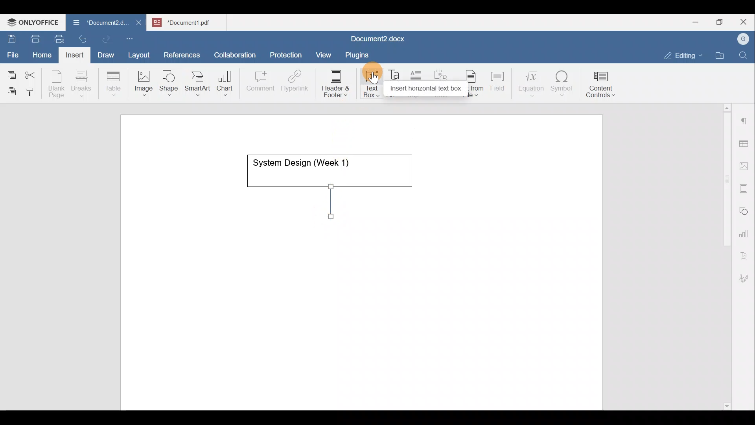  What do you see at coordinates (722, 56) in the screenshot?
I see `Open file location` at bounding box center [722, 56].